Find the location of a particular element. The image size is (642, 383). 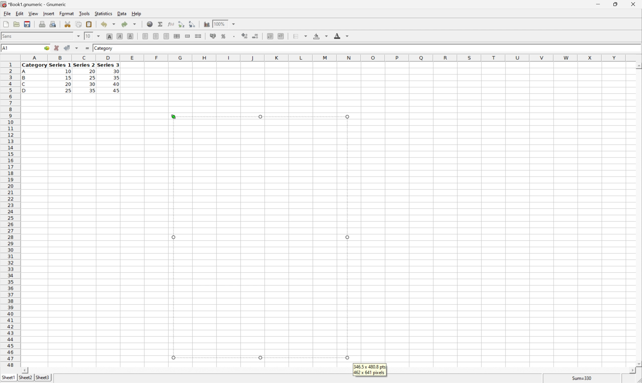

Category is located at coordinates (35, 66).